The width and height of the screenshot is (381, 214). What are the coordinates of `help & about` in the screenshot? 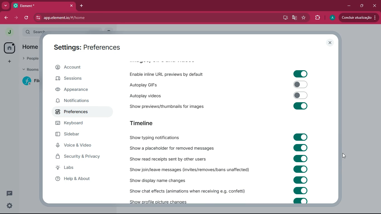 It's located at (75, 179).